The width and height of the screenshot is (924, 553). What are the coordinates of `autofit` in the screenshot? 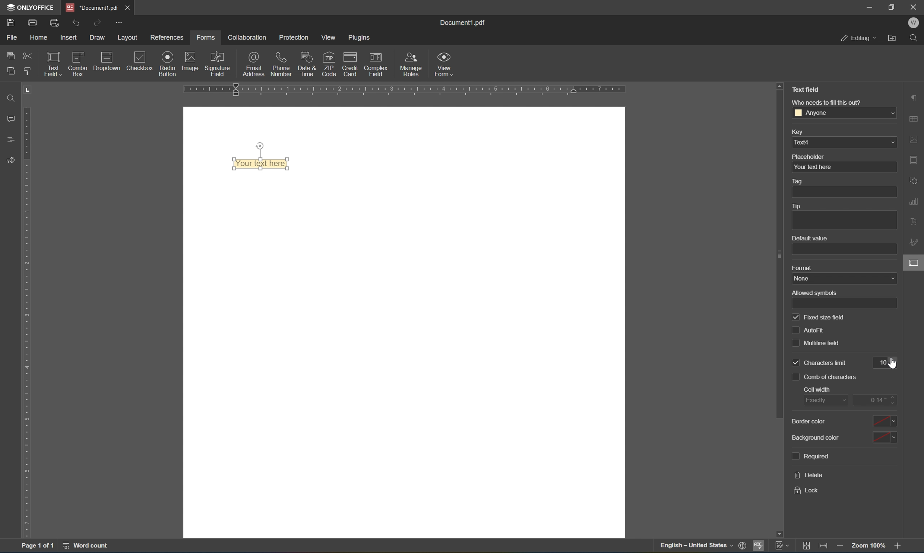 It's located at (815, 331).